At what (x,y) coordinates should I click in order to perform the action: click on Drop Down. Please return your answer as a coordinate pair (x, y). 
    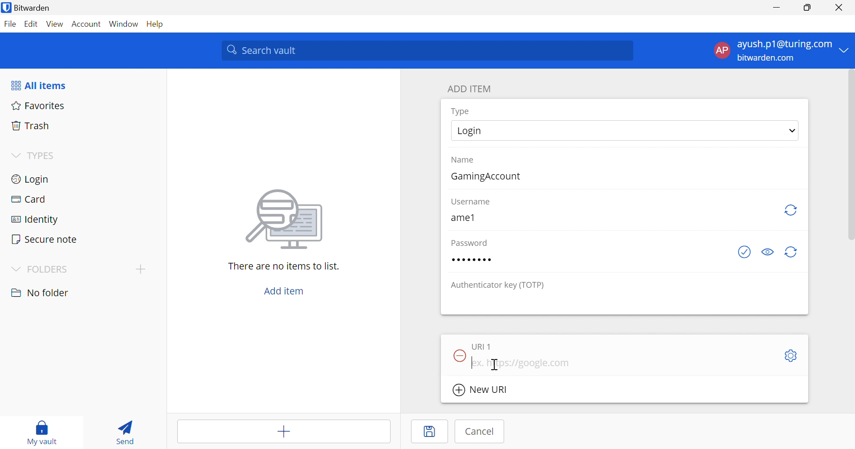
    Looking at the image, I should click on (15, 155).